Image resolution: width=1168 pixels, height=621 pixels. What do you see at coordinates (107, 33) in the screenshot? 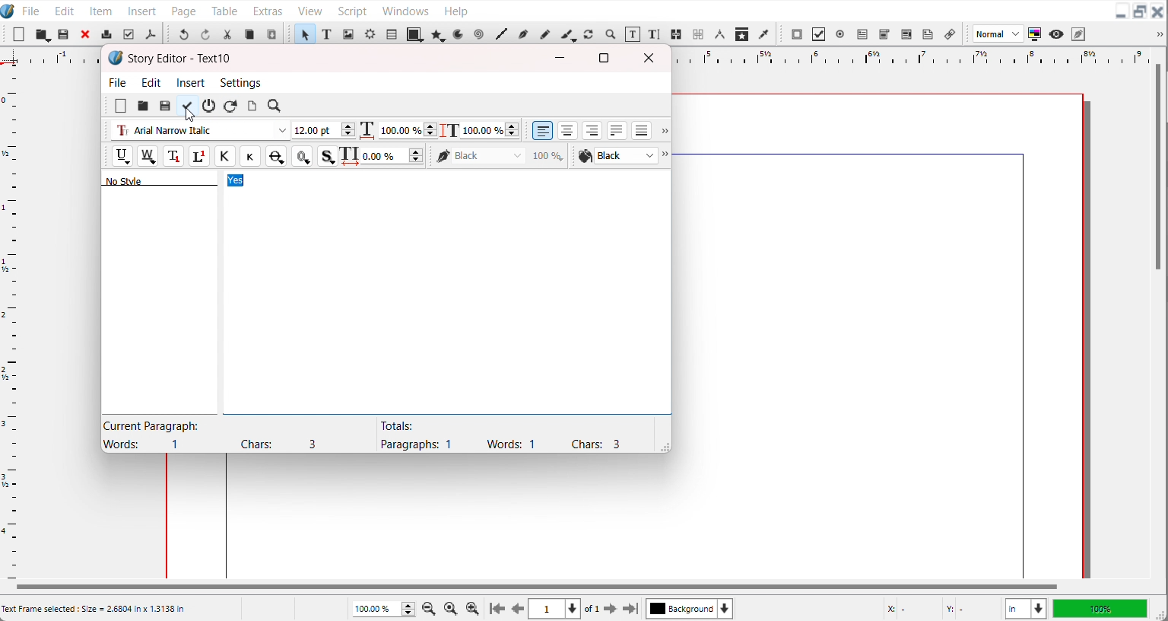
I see `Print` at bounding box center [107, 33].